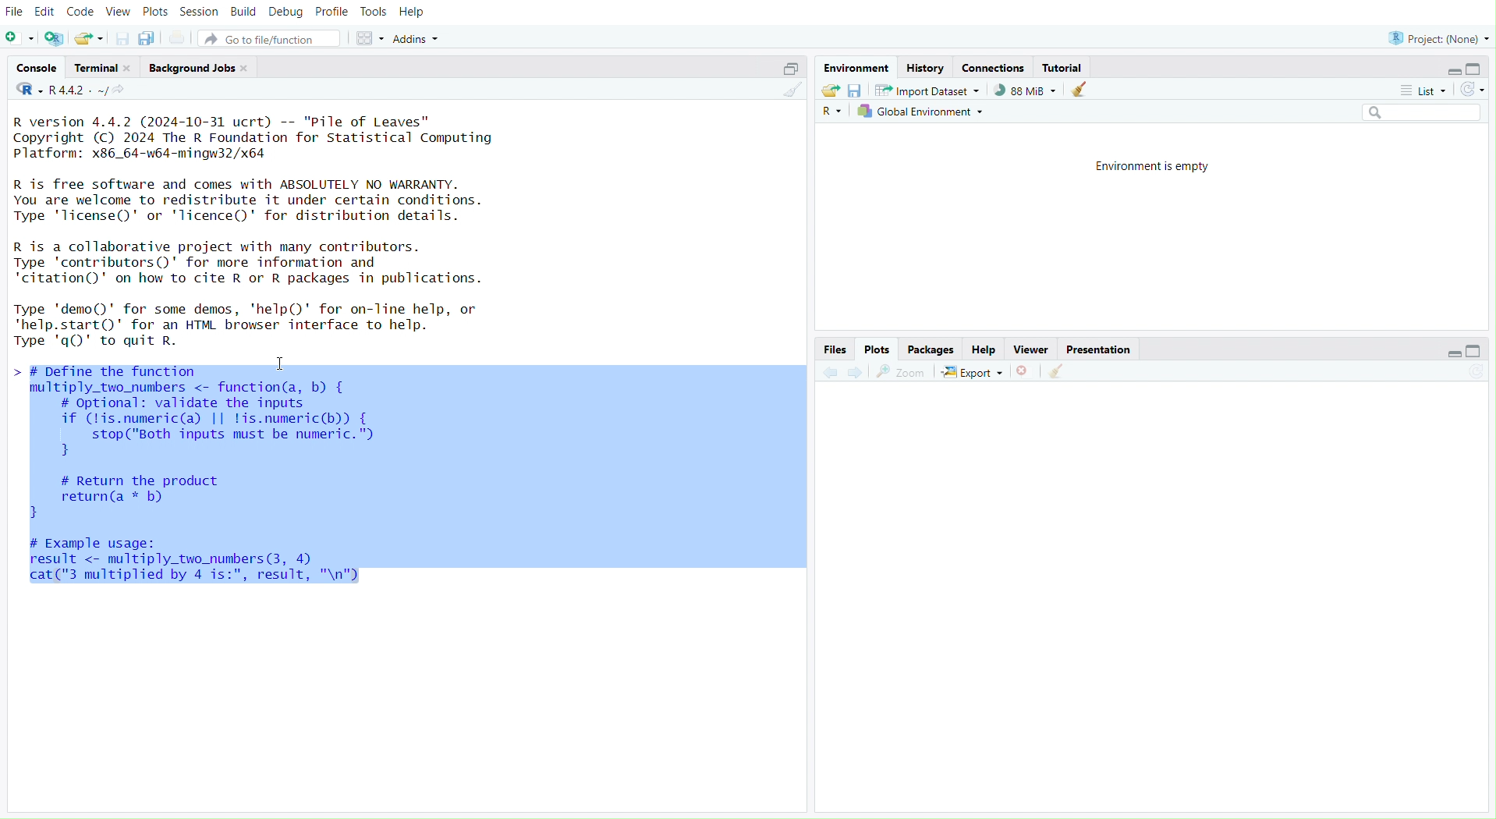  Describe the element at coordinates (856, 90) in the screenshot. I see `Save workspace as` at that location.